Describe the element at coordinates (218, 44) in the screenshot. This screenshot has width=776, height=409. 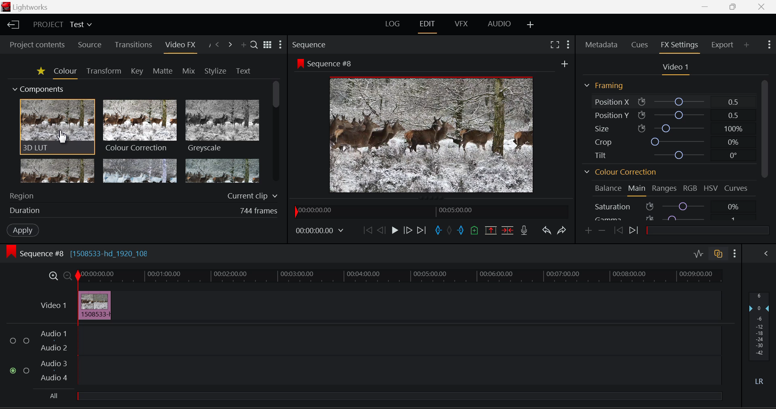
I see `Previous Panel` at that location.